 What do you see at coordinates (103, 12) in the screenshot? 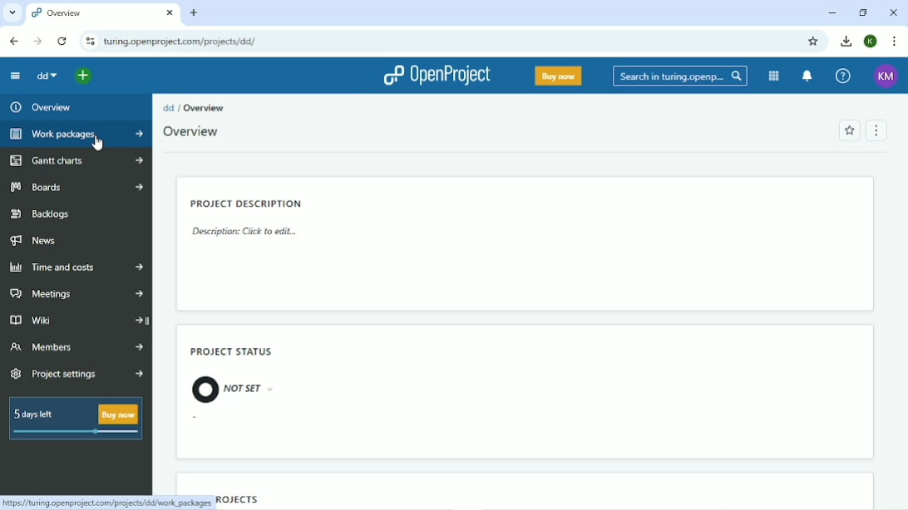
I see `Current tab` at bounding box center [103, 12].